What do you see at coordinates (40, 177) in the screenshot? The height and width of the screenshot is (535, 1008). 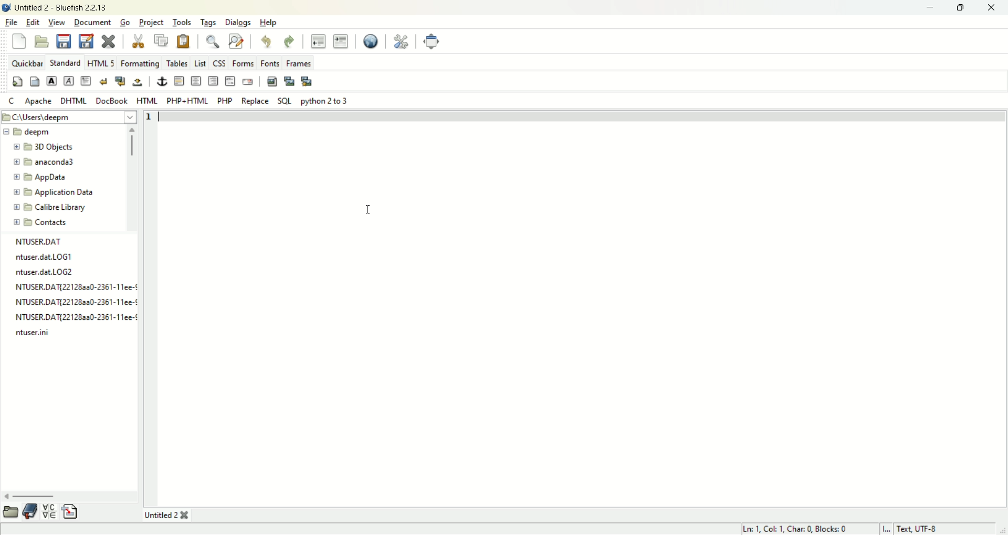 I see `app` at bounding box center [40, 177].